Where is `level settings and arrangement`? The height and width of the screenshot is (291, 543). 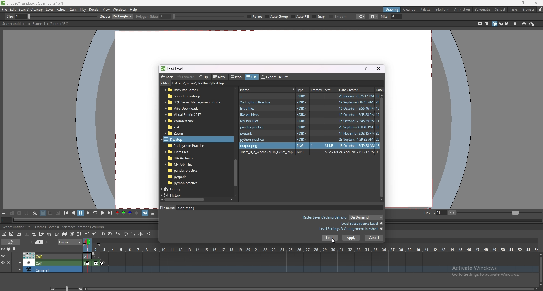 level settings and arrangement is located at coordinates (351, 229).